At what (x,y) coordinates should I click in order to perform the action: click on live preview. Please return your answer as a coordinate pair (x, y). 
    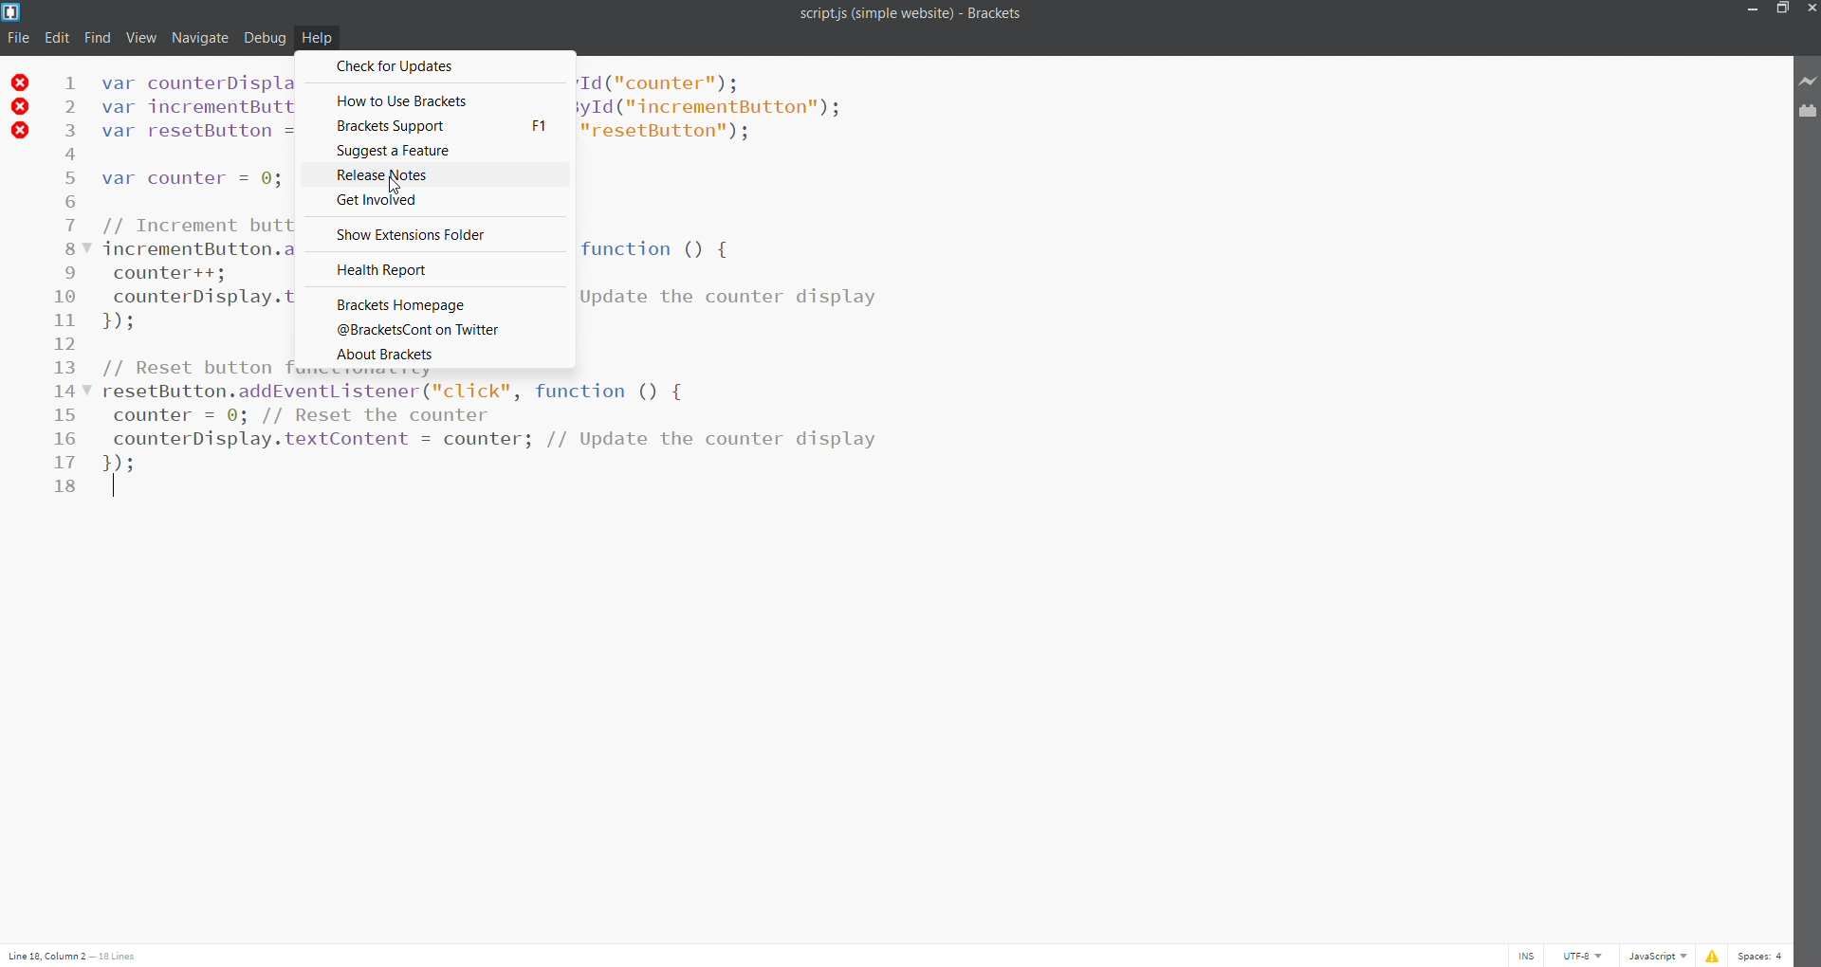
    Looking at the image, I should click on (1805, 81).